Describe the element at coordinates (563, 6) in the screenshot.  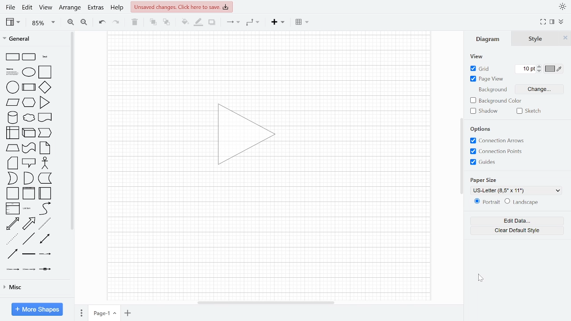
I see `Indicates theme change option` at that location.